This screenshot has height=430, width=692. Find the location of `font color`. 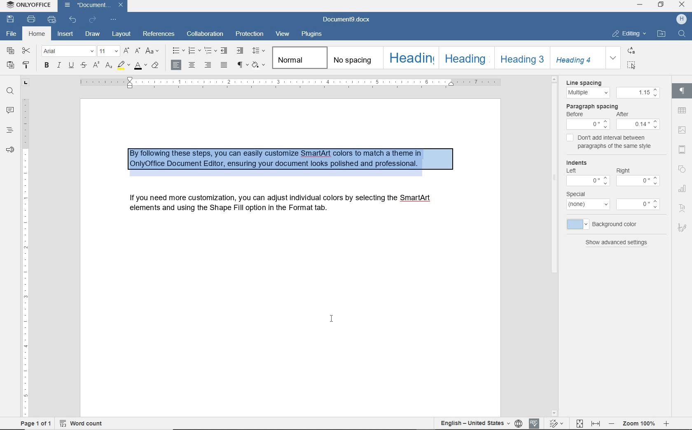

font color is located at coordinates (140, 67).